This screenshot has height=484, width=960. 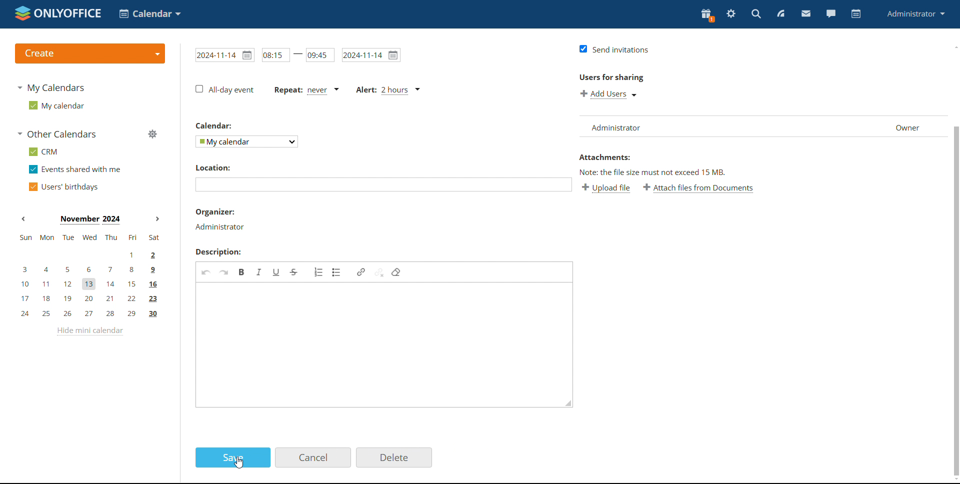 What do you see at coordinates (316, 272) in the screenshot?
I see `insert/remove numbered list` at bounding box center [316, 272].